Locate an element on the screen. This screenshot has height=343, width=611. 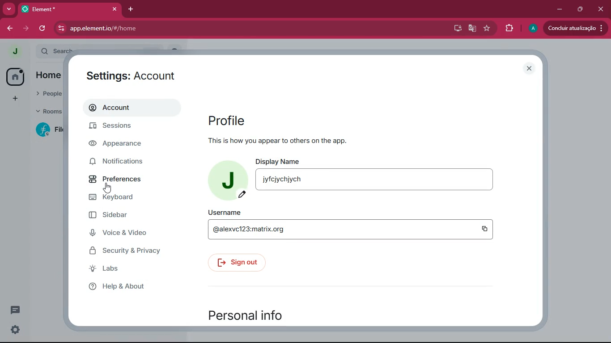
labs is located at coordinates (121, 269).